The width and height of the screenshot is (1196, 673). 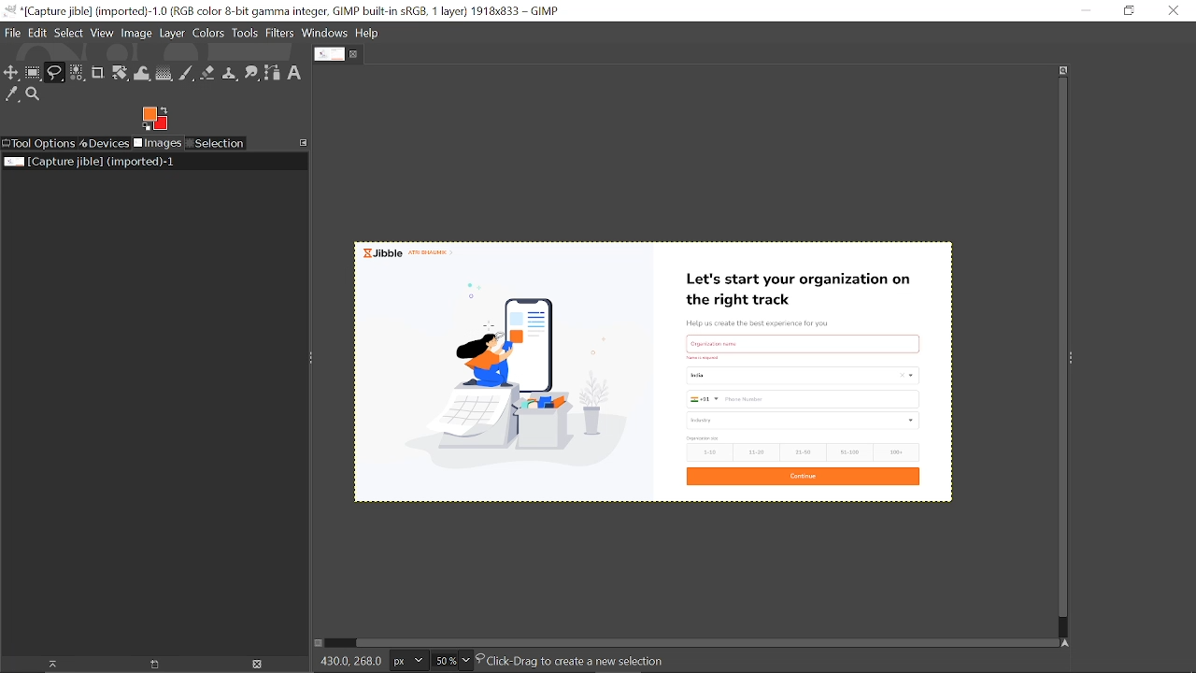 I want to click on Colors, so click(x=207, y=35).